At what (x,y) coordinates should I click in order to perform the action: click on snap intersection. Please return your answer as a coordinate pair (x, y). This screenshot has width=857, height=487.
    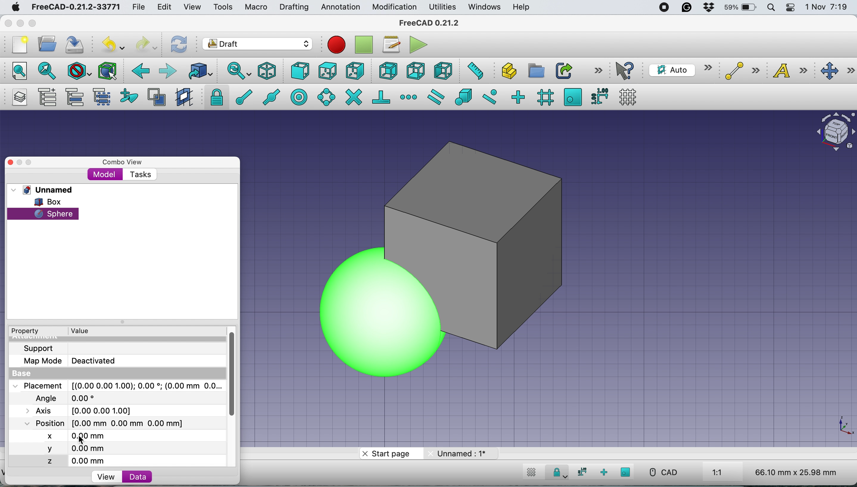
    Looking at the image, I should click on (353, 96).